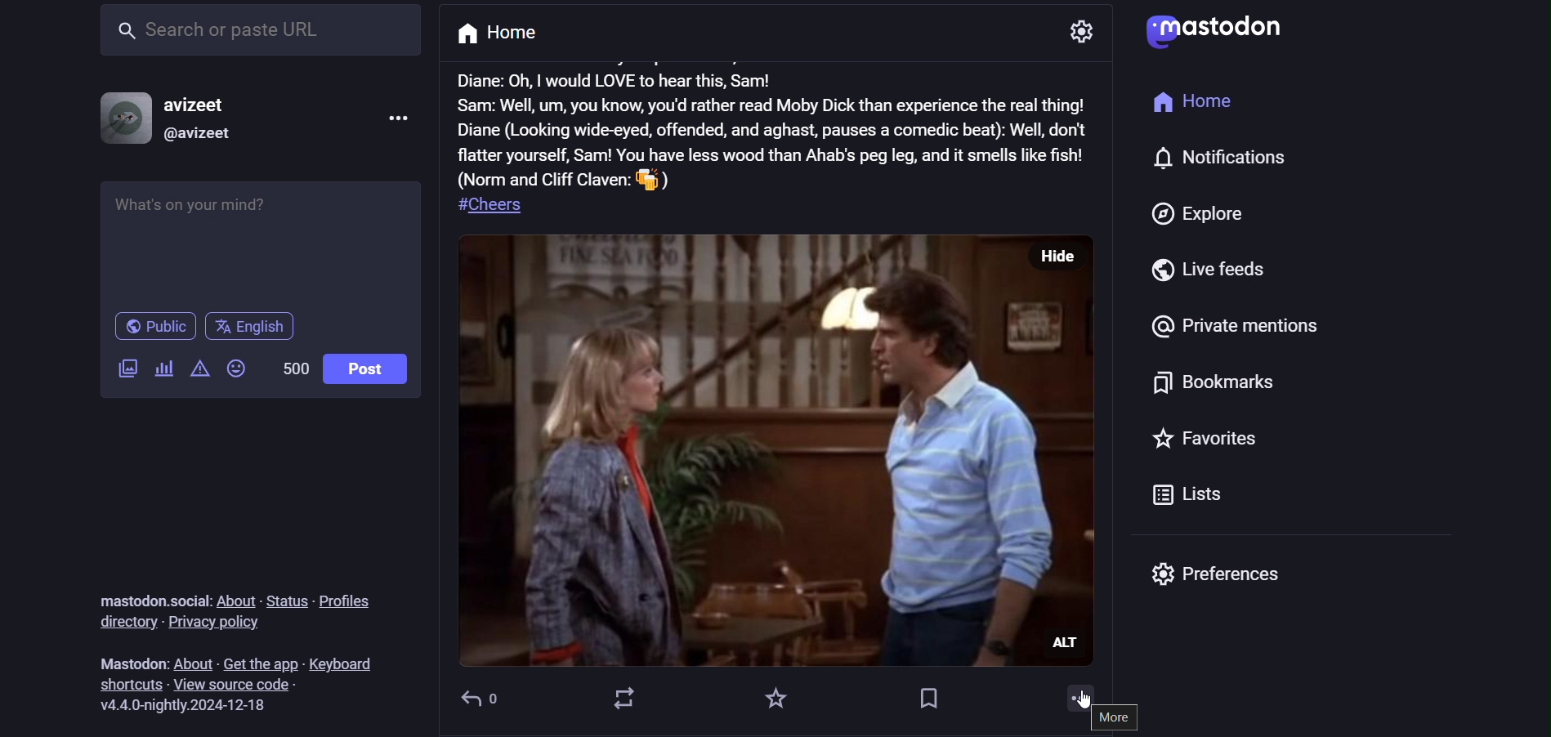 The width and height of the screenshot is (1551, 737). Describe the element at coordinates (292, 366) in the screenshot. I see `word limit` at that location.